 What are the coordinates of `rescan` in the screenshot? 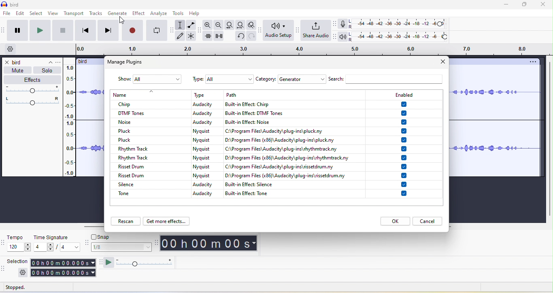 It's located at (127, 221).